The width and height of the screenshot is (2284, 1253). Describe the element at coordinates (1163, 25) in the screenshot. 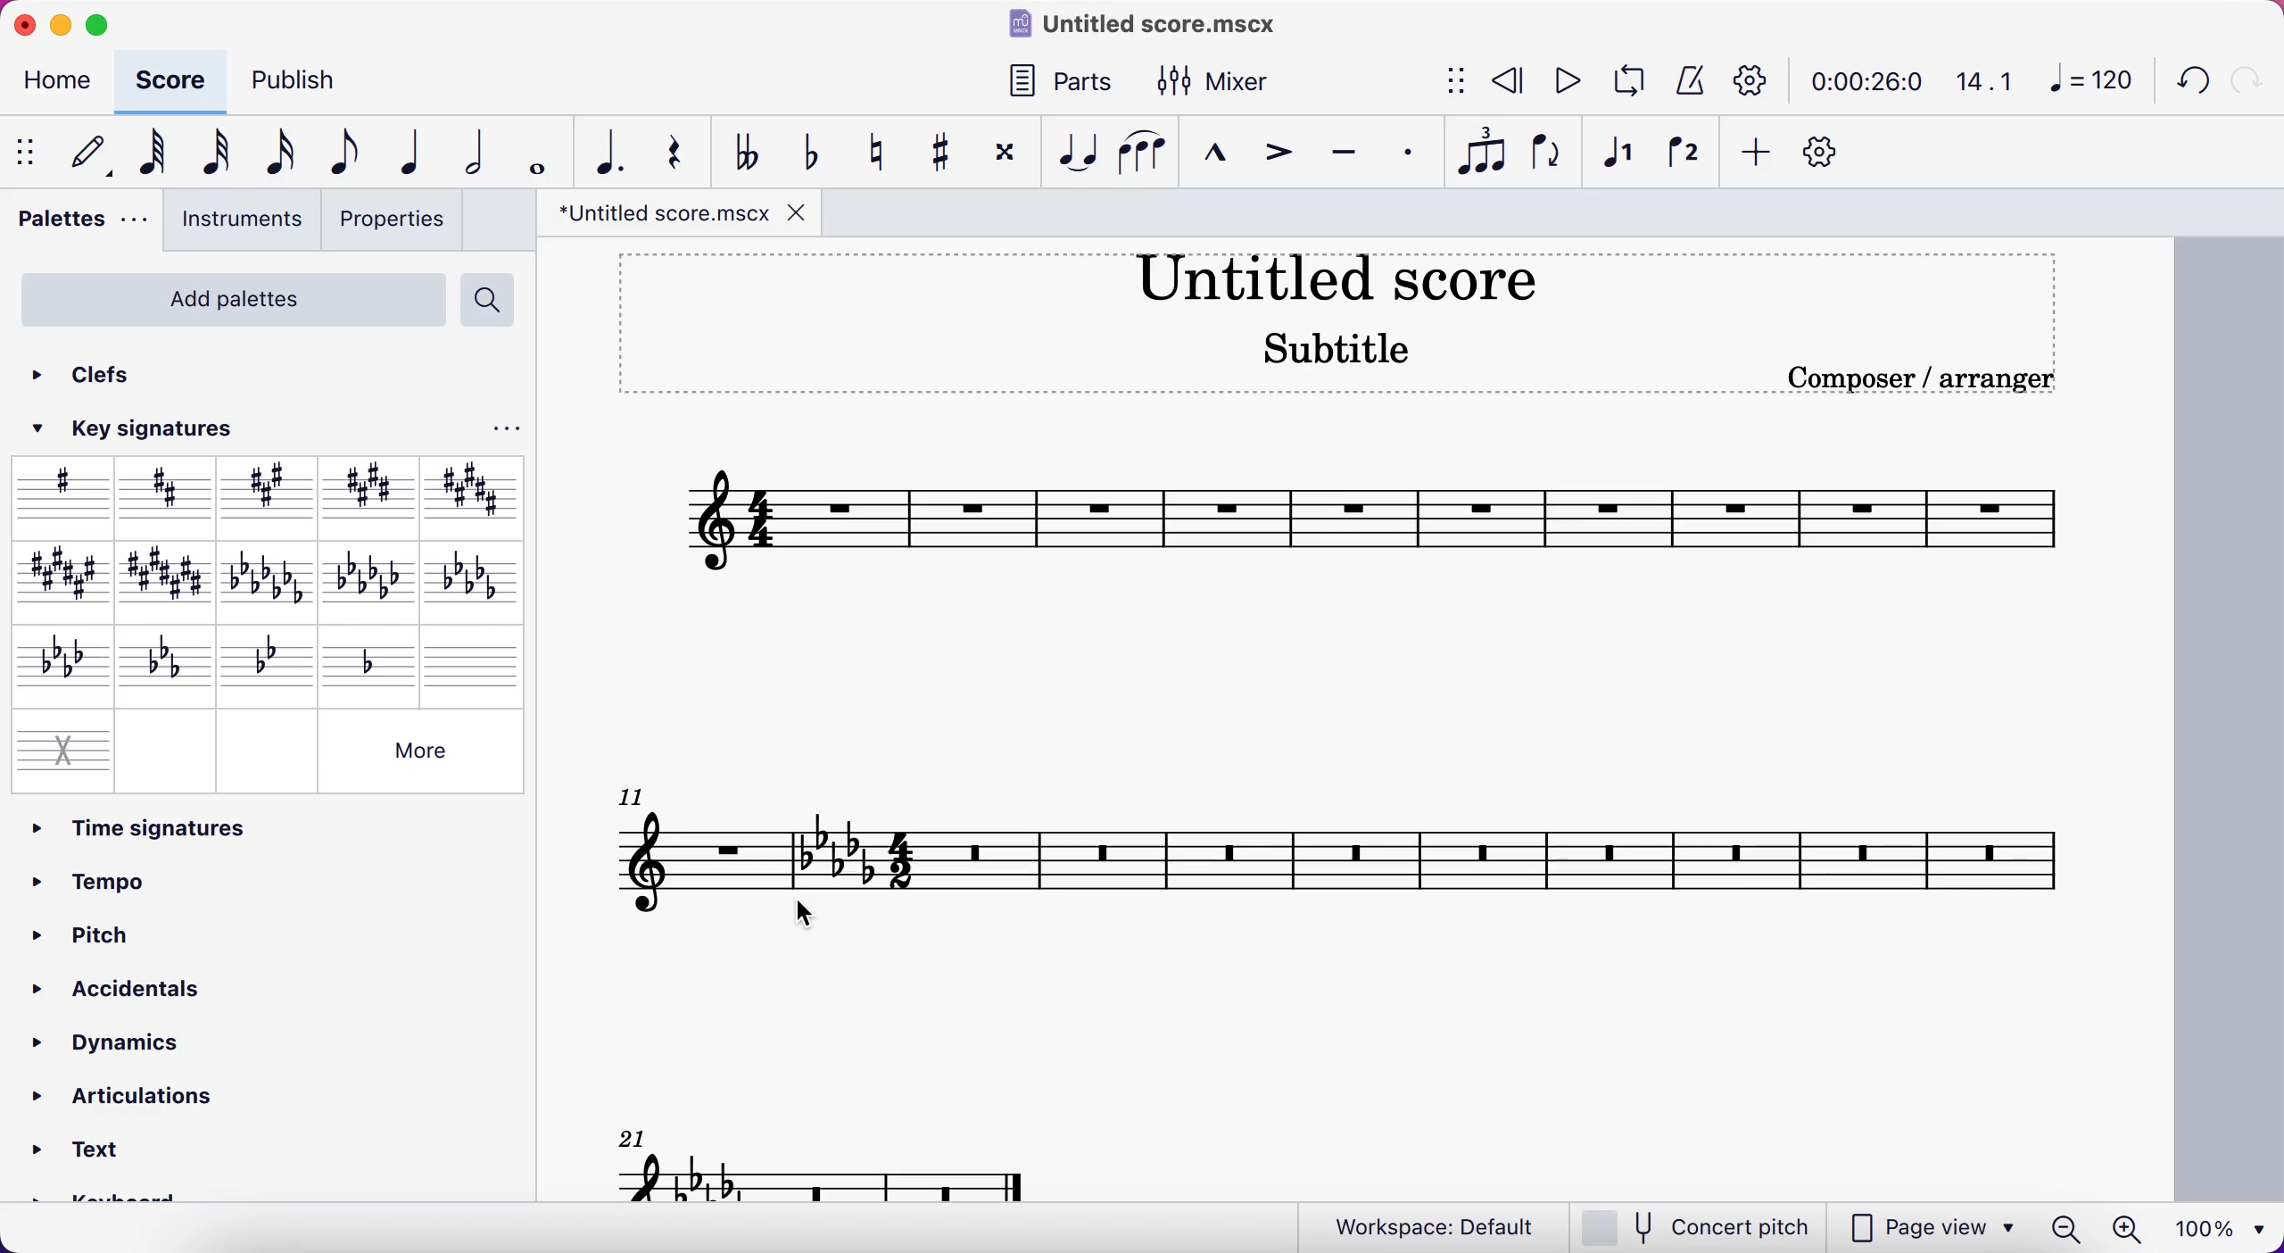

I see `title` at that location.